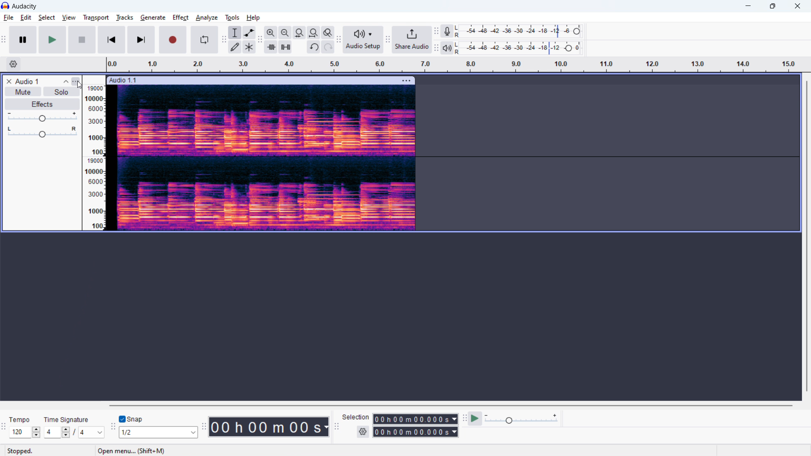  I want to click on close, so click(797, 6).